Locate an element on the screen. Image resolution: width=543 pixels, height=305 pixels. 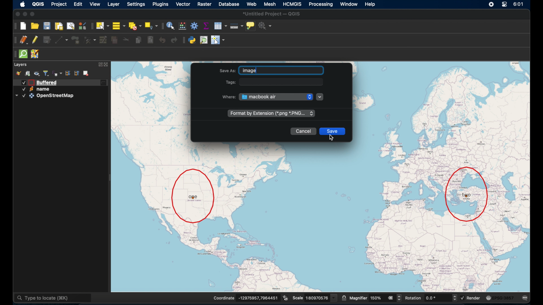
delete selected is located at coordinates (115, 40).